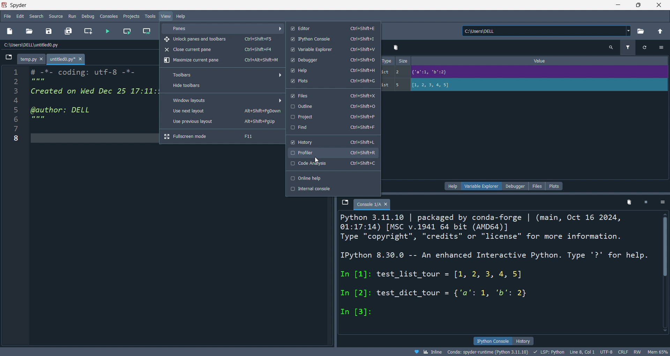 This screenshot has height=356, width=670. What do you see at coordinates (8, 17) in the screenshot?
I see `file` at bounding box center [8, 17].